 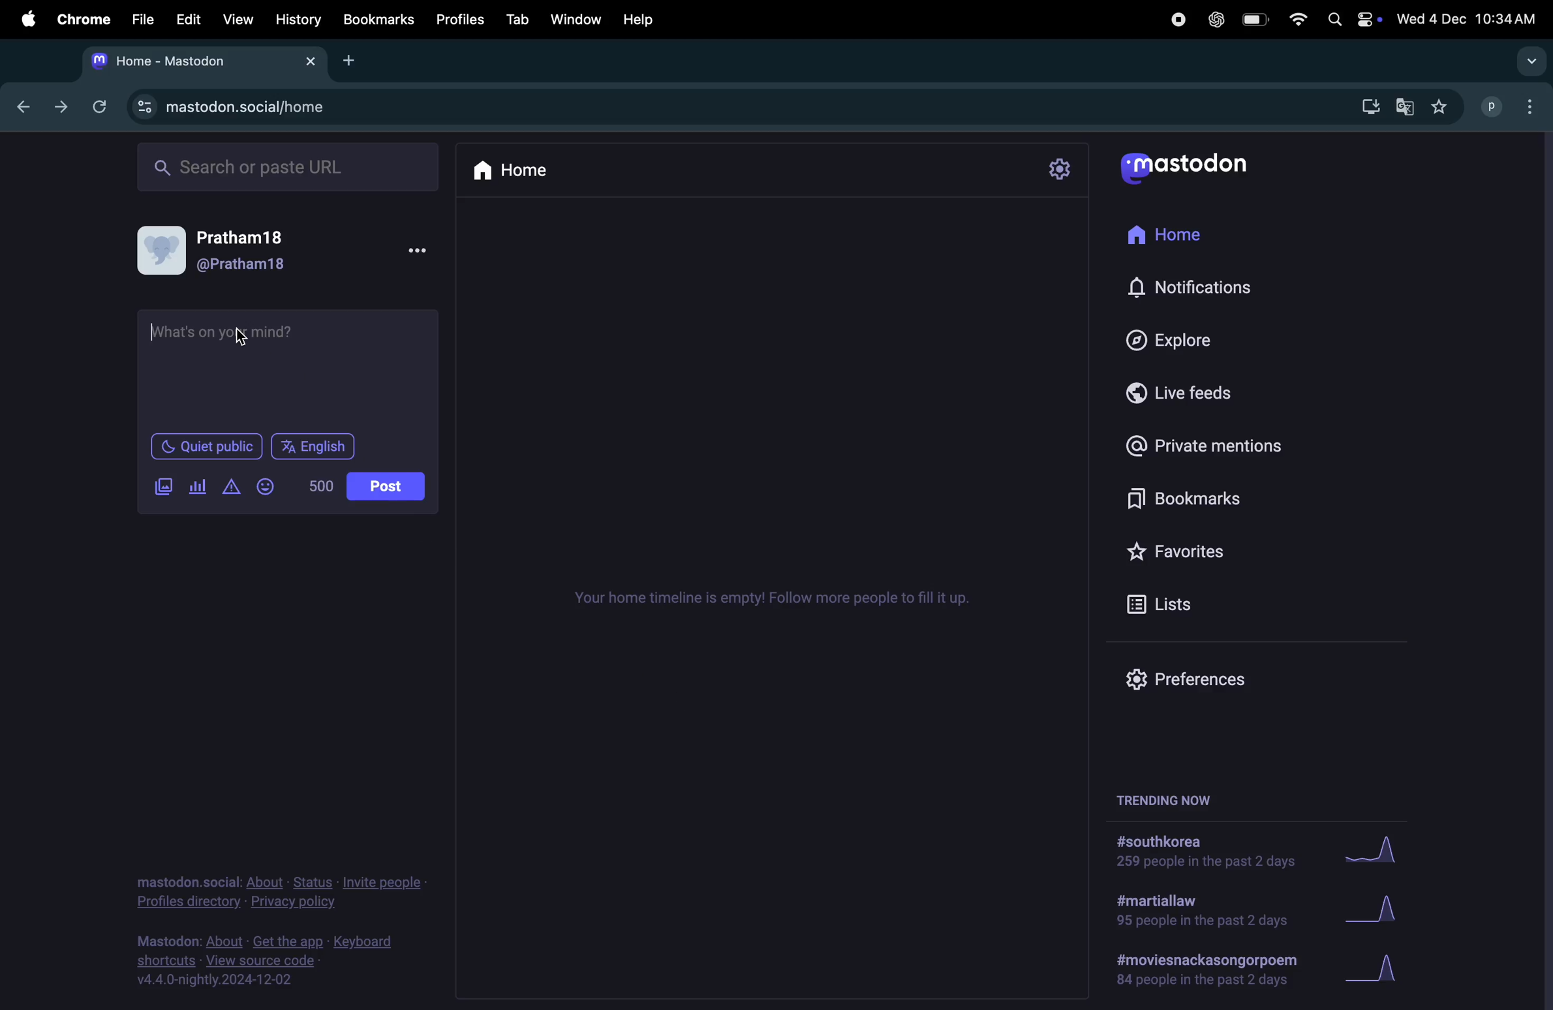 I want to click on privacy and policy, so click(x=279, y=889).